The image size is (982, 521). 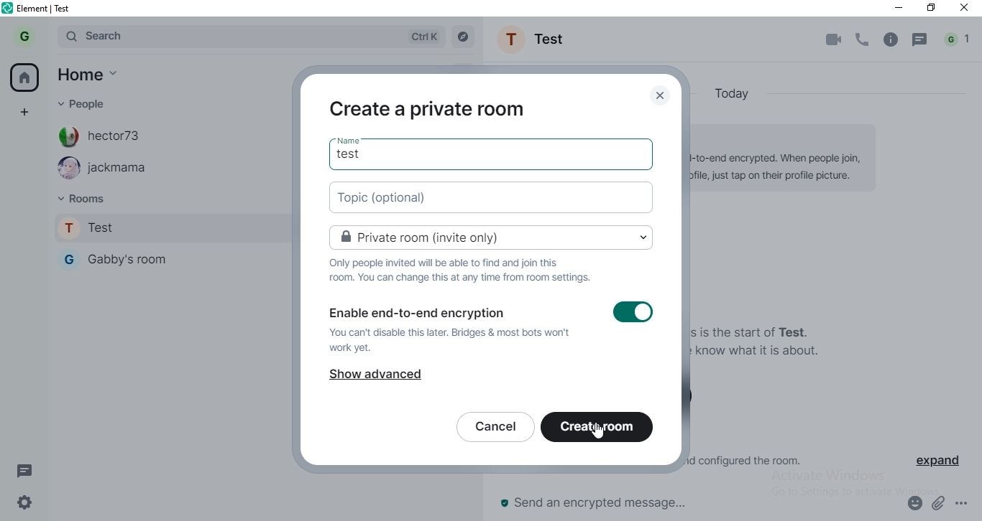 I want to click on video call, so click(x=835, y=40).